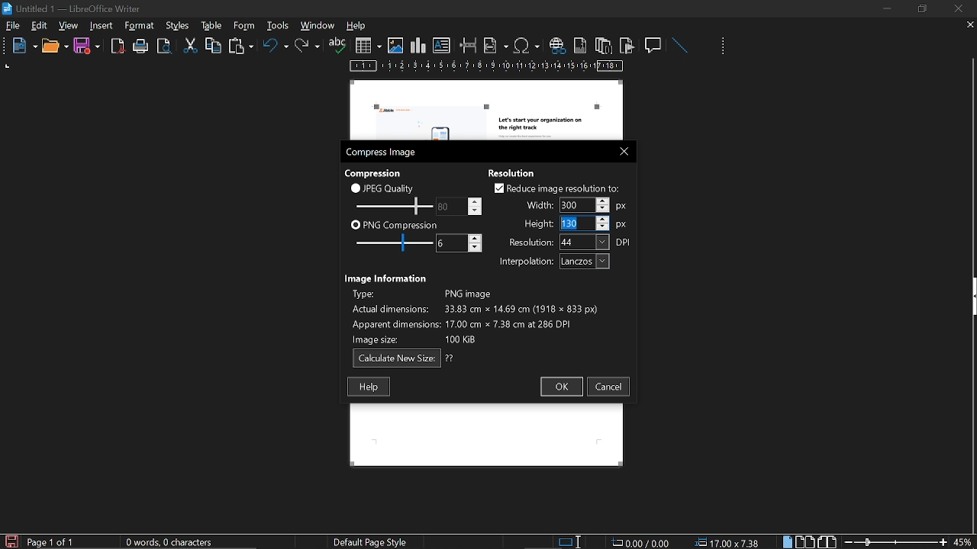 This screenshot has height=549, width=977. What do you see at coordinates (279, 25) in the screenshot?
I see `form` at bounding box center [279, 25].